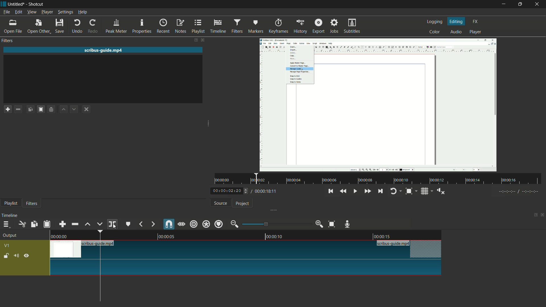 Image resolution: width=546 pixels, height=307 pixels. Describe the element at coordinates (434, 22) in the screenshot. I see `logging` at that location.